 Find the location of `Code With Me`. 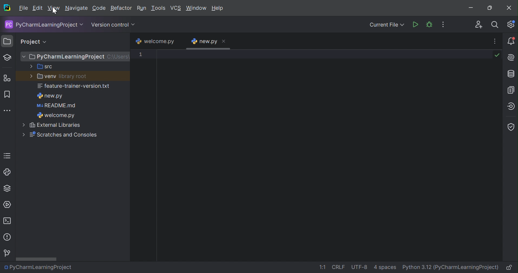

Code With Me is located at coordinates (478, 24).